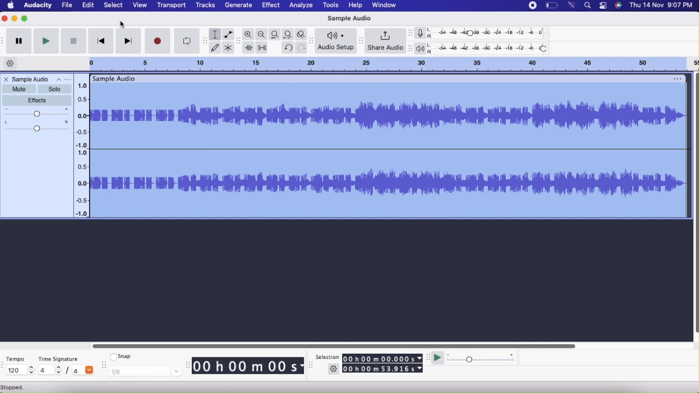 This screenshot has width=699, height=393. What do you see at coordinates (115, 6) in the screenshot?
I see `Select` at bounding box center [115, 6].